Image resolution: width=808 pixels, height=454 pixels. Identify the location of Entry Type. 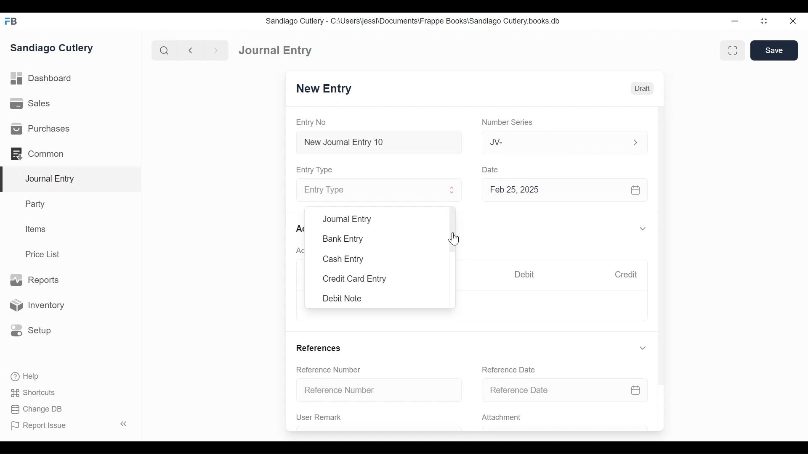
(317, 169).